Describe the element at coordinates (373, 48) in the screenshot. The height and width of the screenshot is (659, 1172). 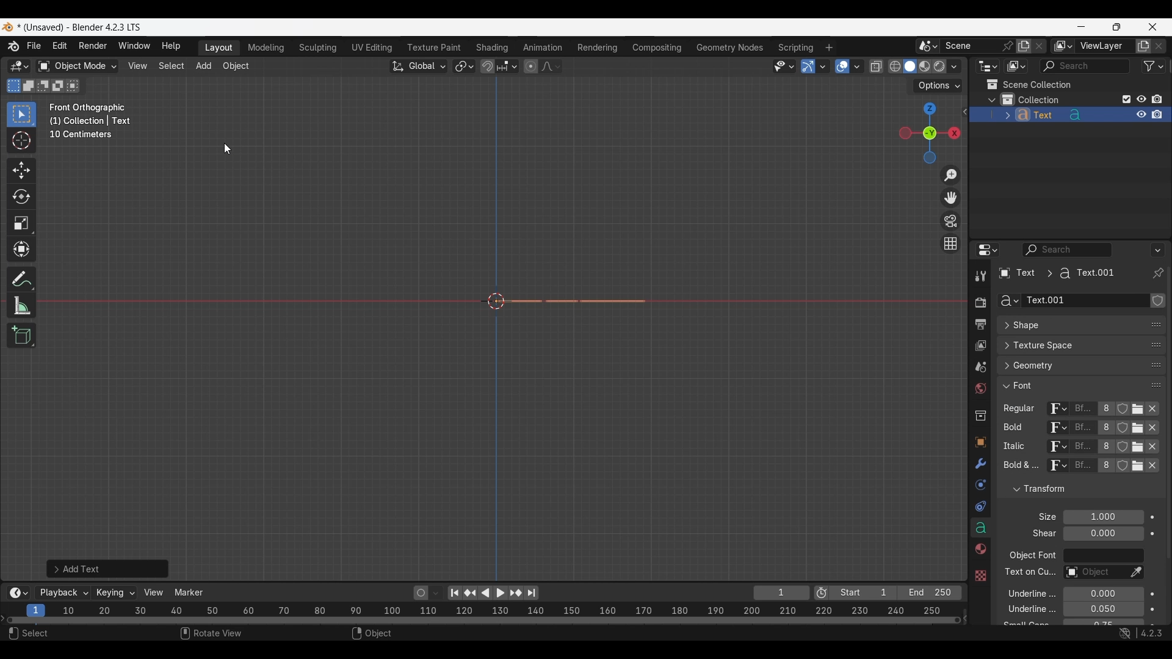
I see `UV Editing workspace` at that location.